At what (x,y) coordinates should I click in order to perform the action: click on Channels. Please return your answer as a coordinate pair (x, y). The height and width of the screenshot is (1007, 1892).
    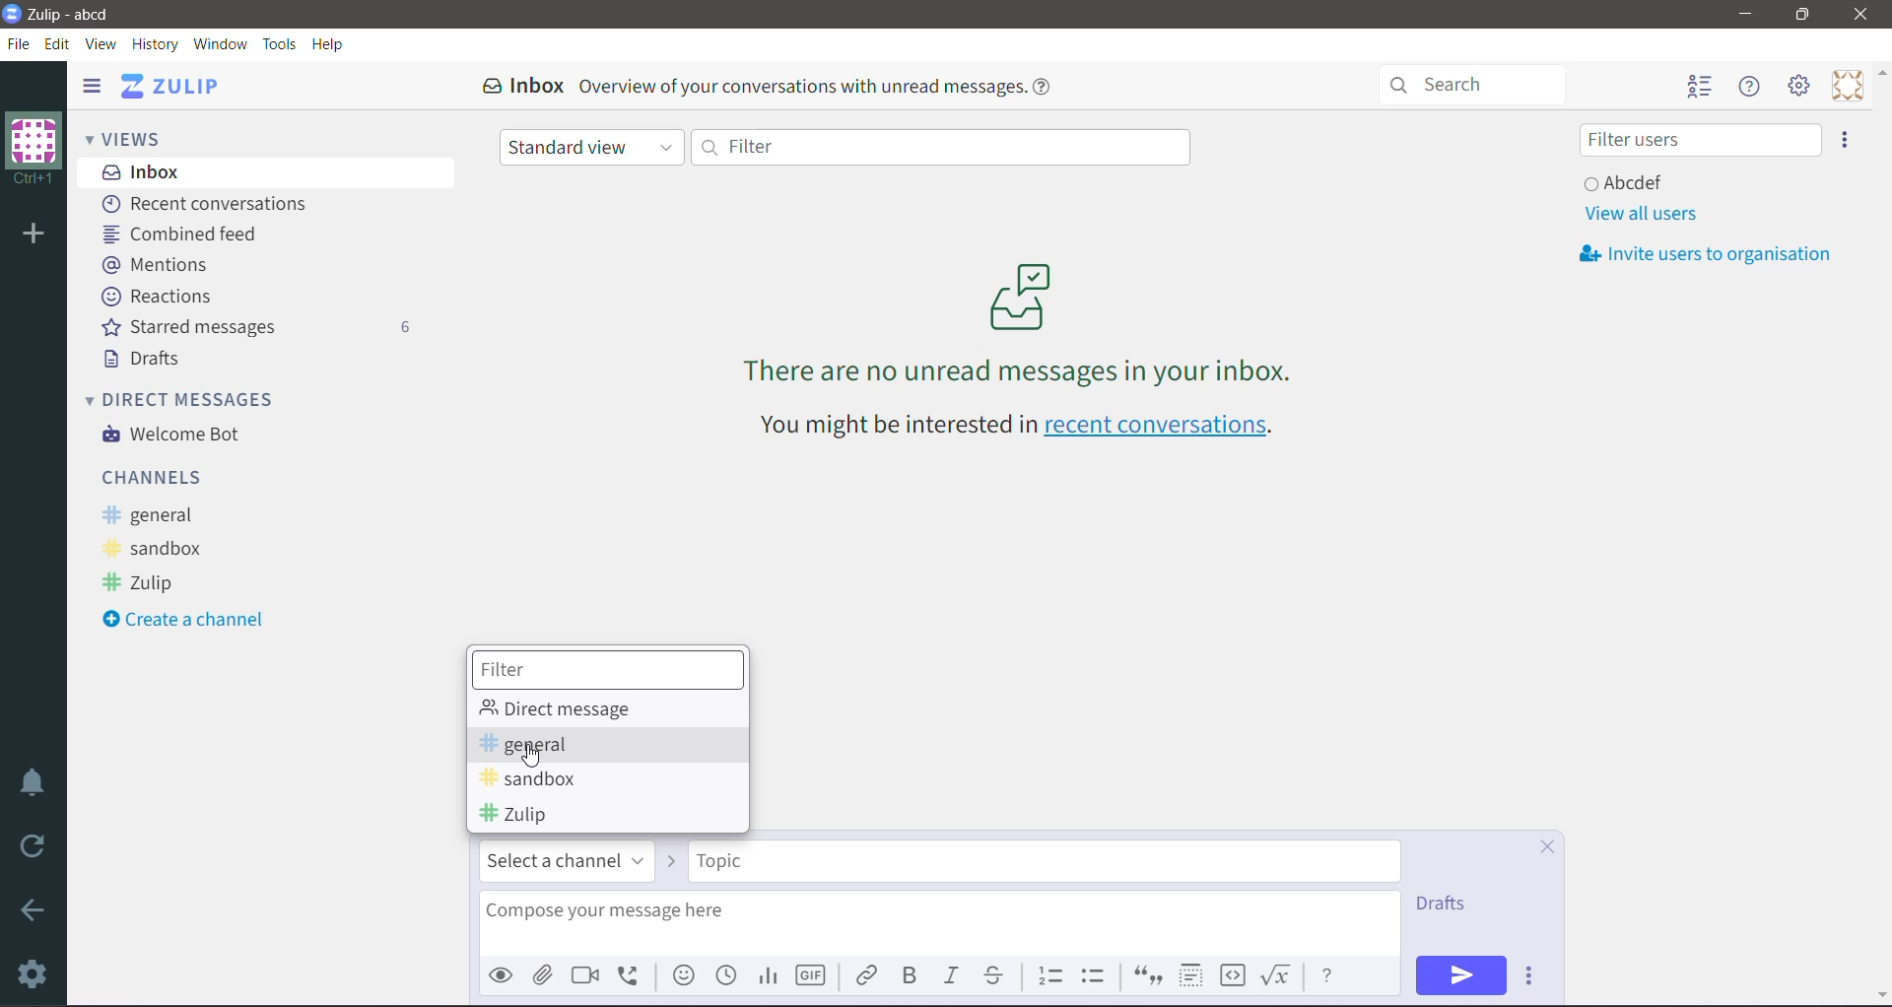
    Looking at the image, I should click on (157, 476).